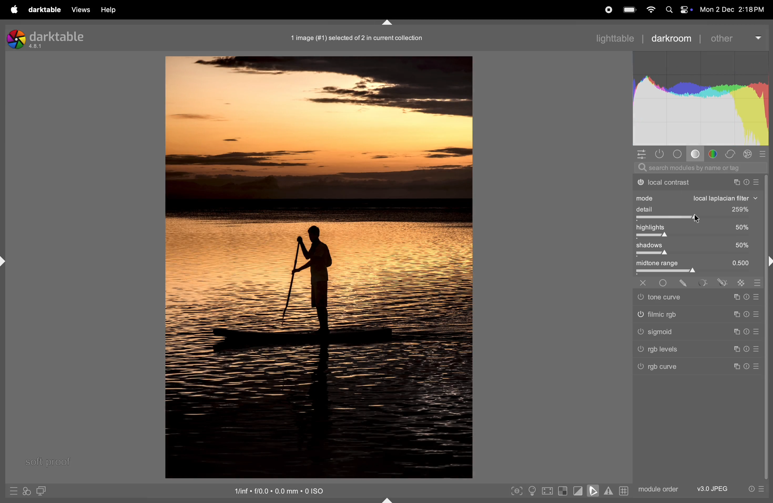  Describe the element at coordinates (736, 366) in the screenshot. I see `sign ` at that location.